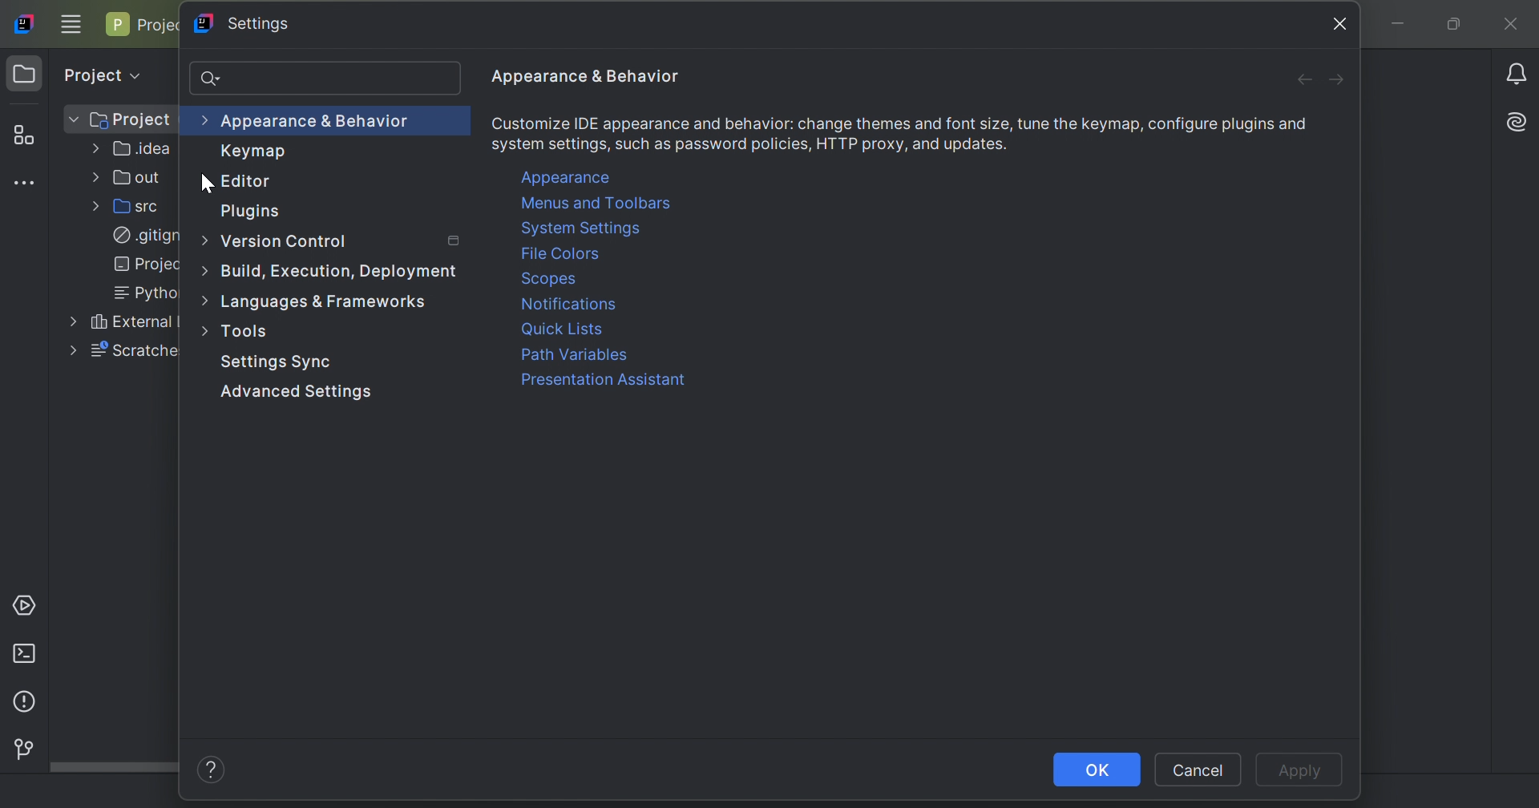 The image size is (1539, 808). What do you see at coordinates (1198, 770) in the screenshot?
I see `Cancel` at bounding box center [1198, 770].